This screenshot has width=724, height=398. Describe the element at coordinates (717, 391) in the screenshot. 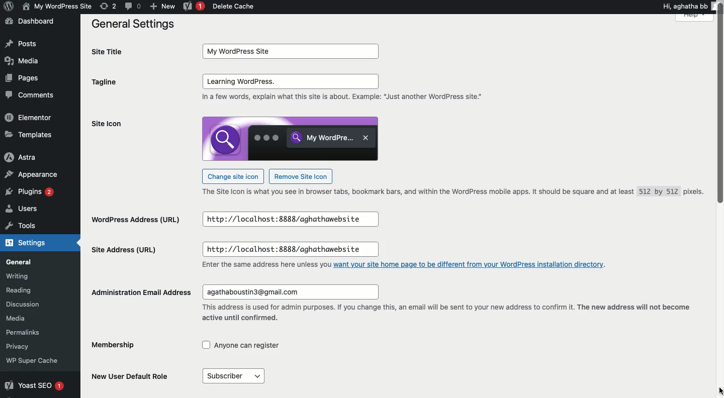

I see `cursor` at that location.